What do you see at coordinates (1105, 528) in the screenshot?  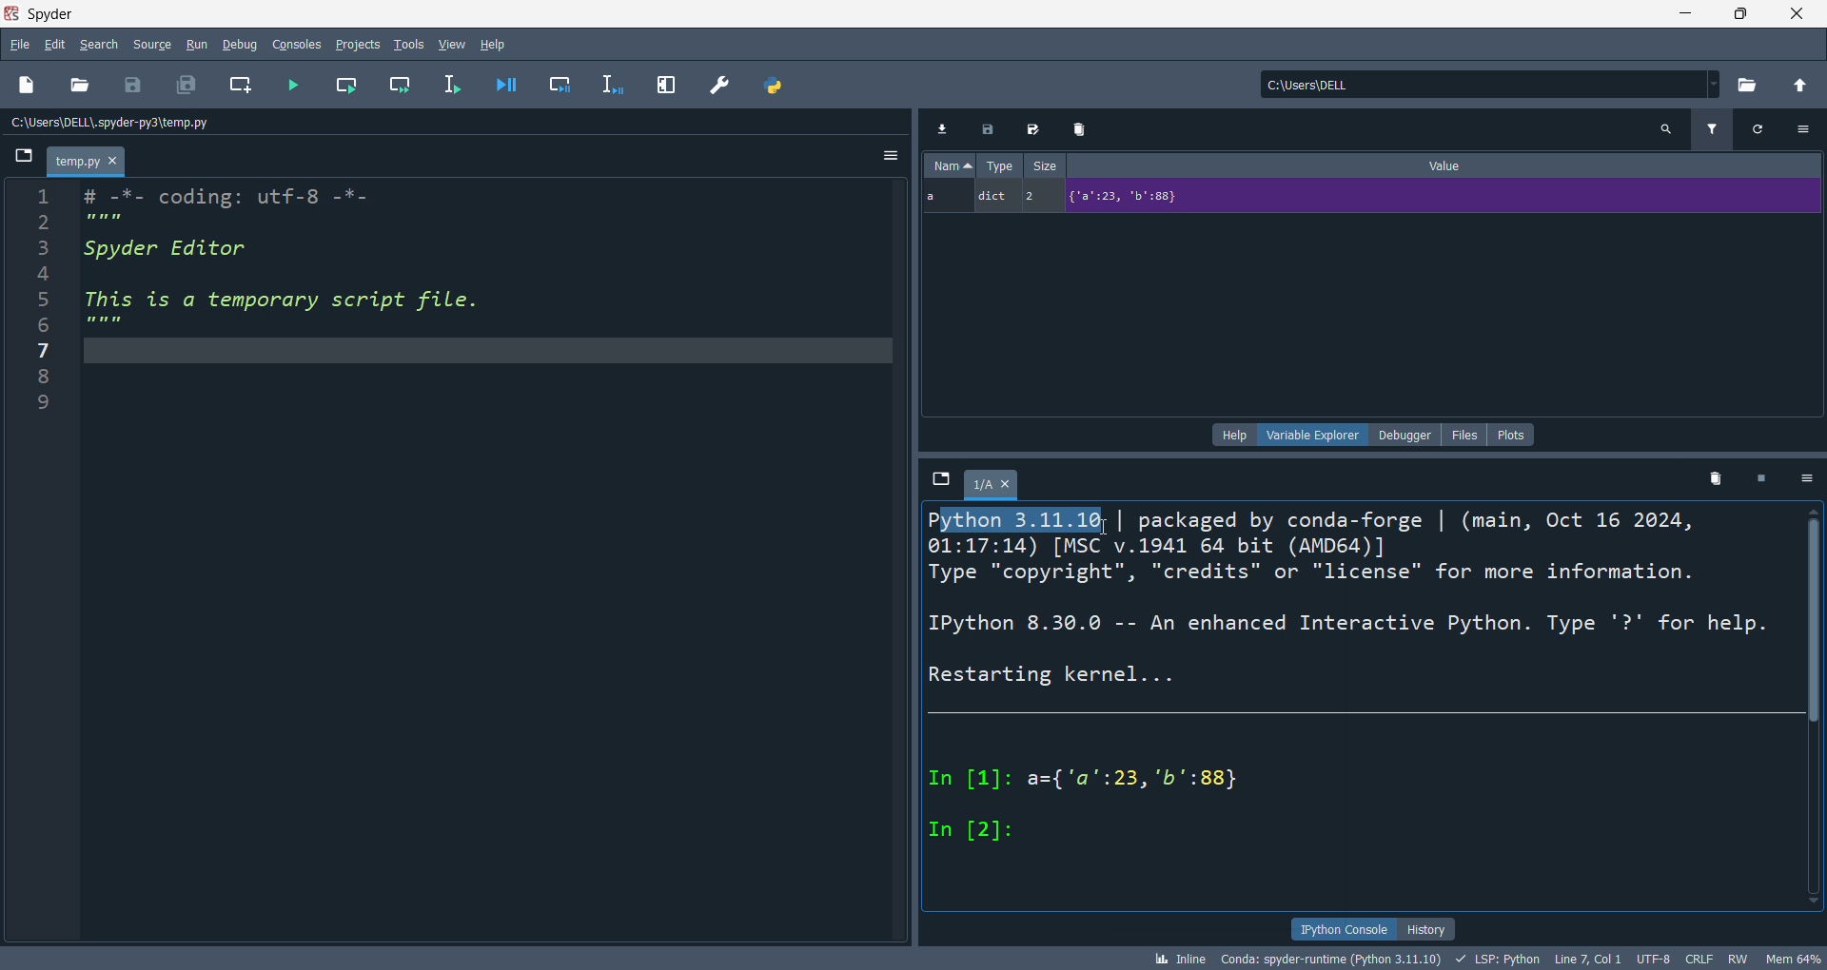 I see `cursor` at bounding box center [1105, 528].